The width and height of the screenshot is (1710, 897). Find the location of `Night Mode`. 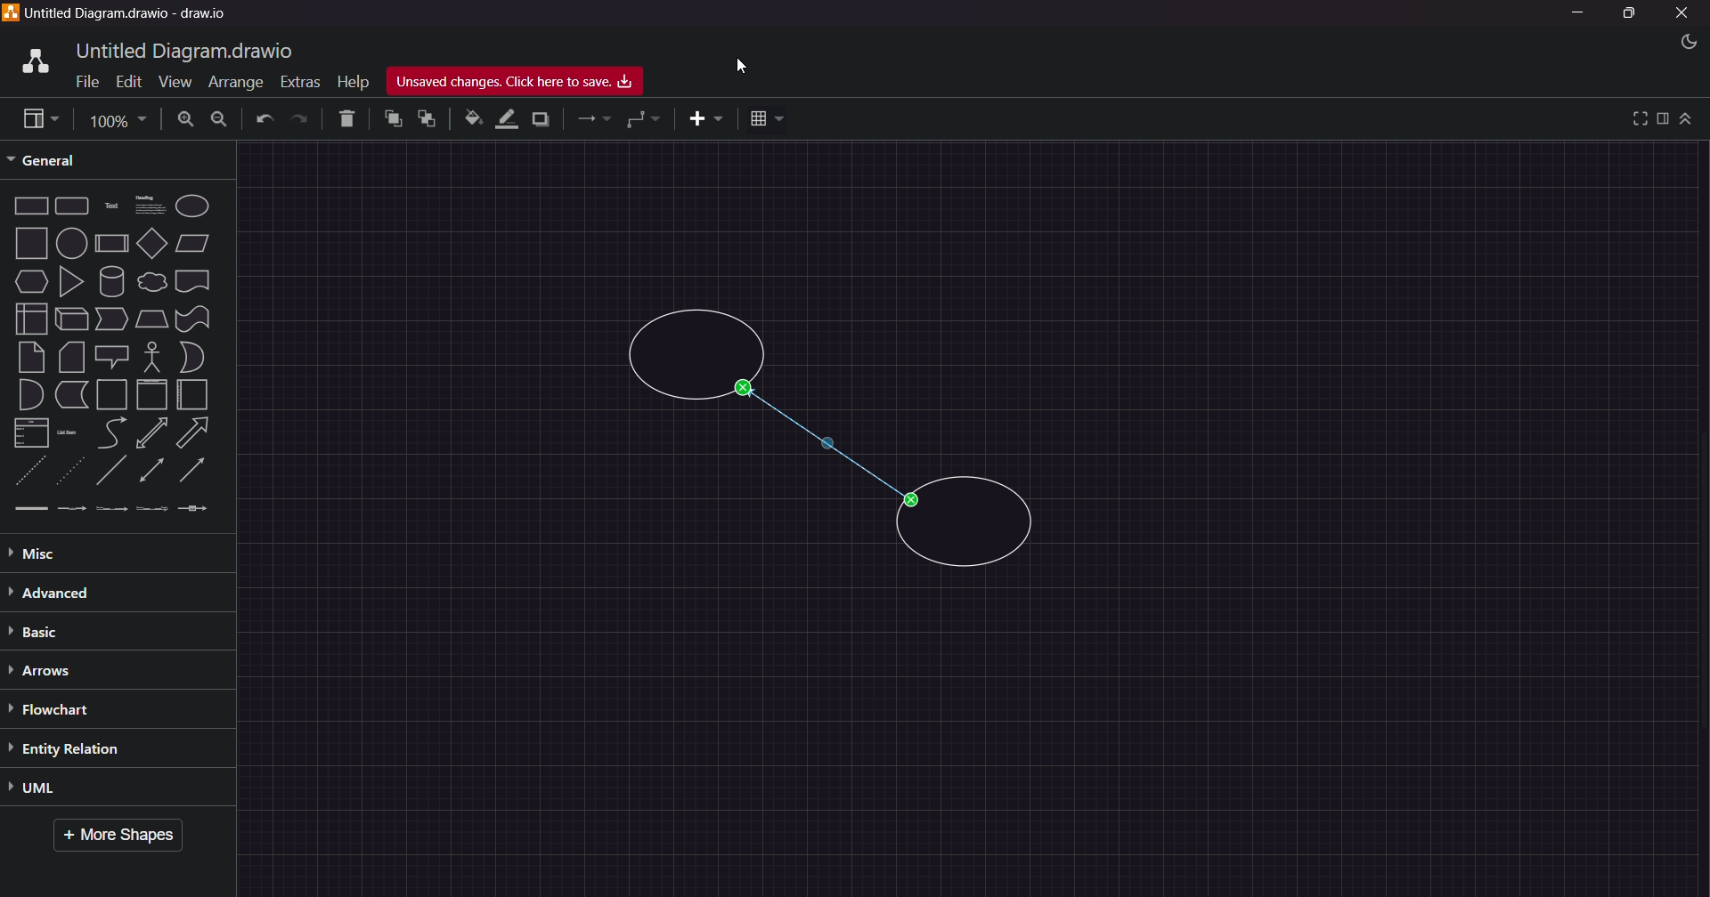

Night Mode is located at coordinates (1678, 42).